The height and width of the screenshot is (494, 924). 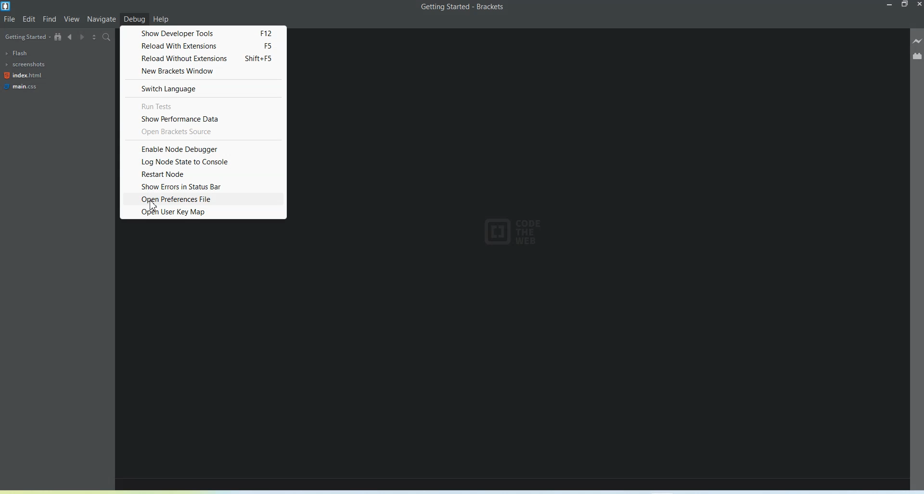 What do you see at coordinates (509, 234) in the screenshot?
I see `code the web` at bounding box center [509, 234].